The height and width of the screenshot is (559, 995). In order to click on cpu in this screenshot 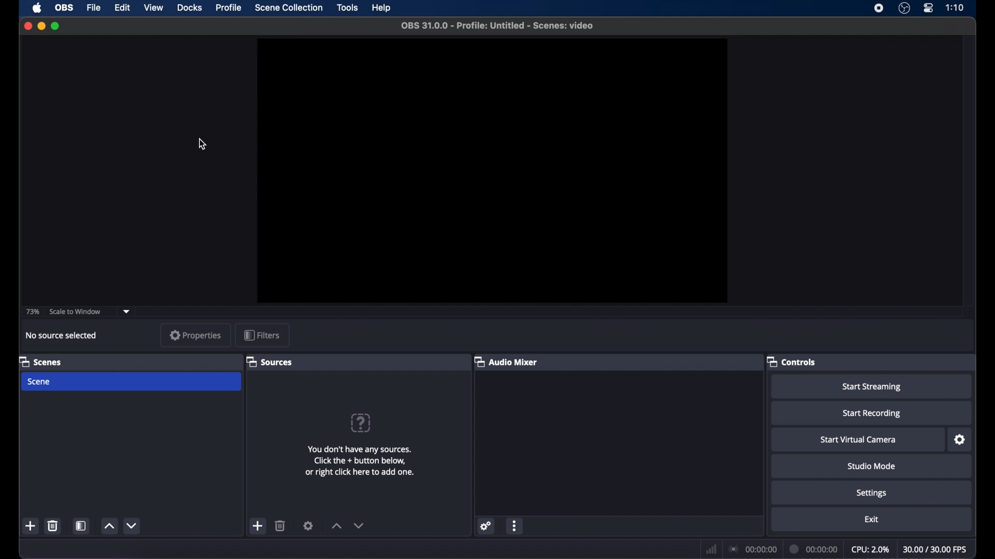, I will do `click(870, 548)`.